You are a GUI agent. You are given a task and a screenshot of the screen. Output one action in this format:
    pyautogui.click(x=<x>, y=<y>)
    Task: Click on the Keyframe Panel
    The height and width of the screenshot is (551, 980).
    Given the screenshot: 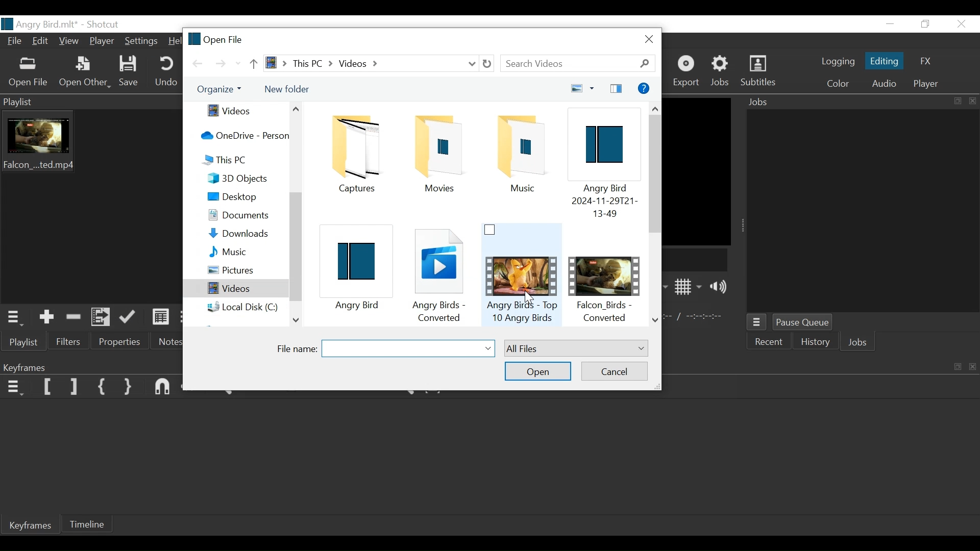 What is the action you would take?
    pyautogui.click(x=32, y=367)
    